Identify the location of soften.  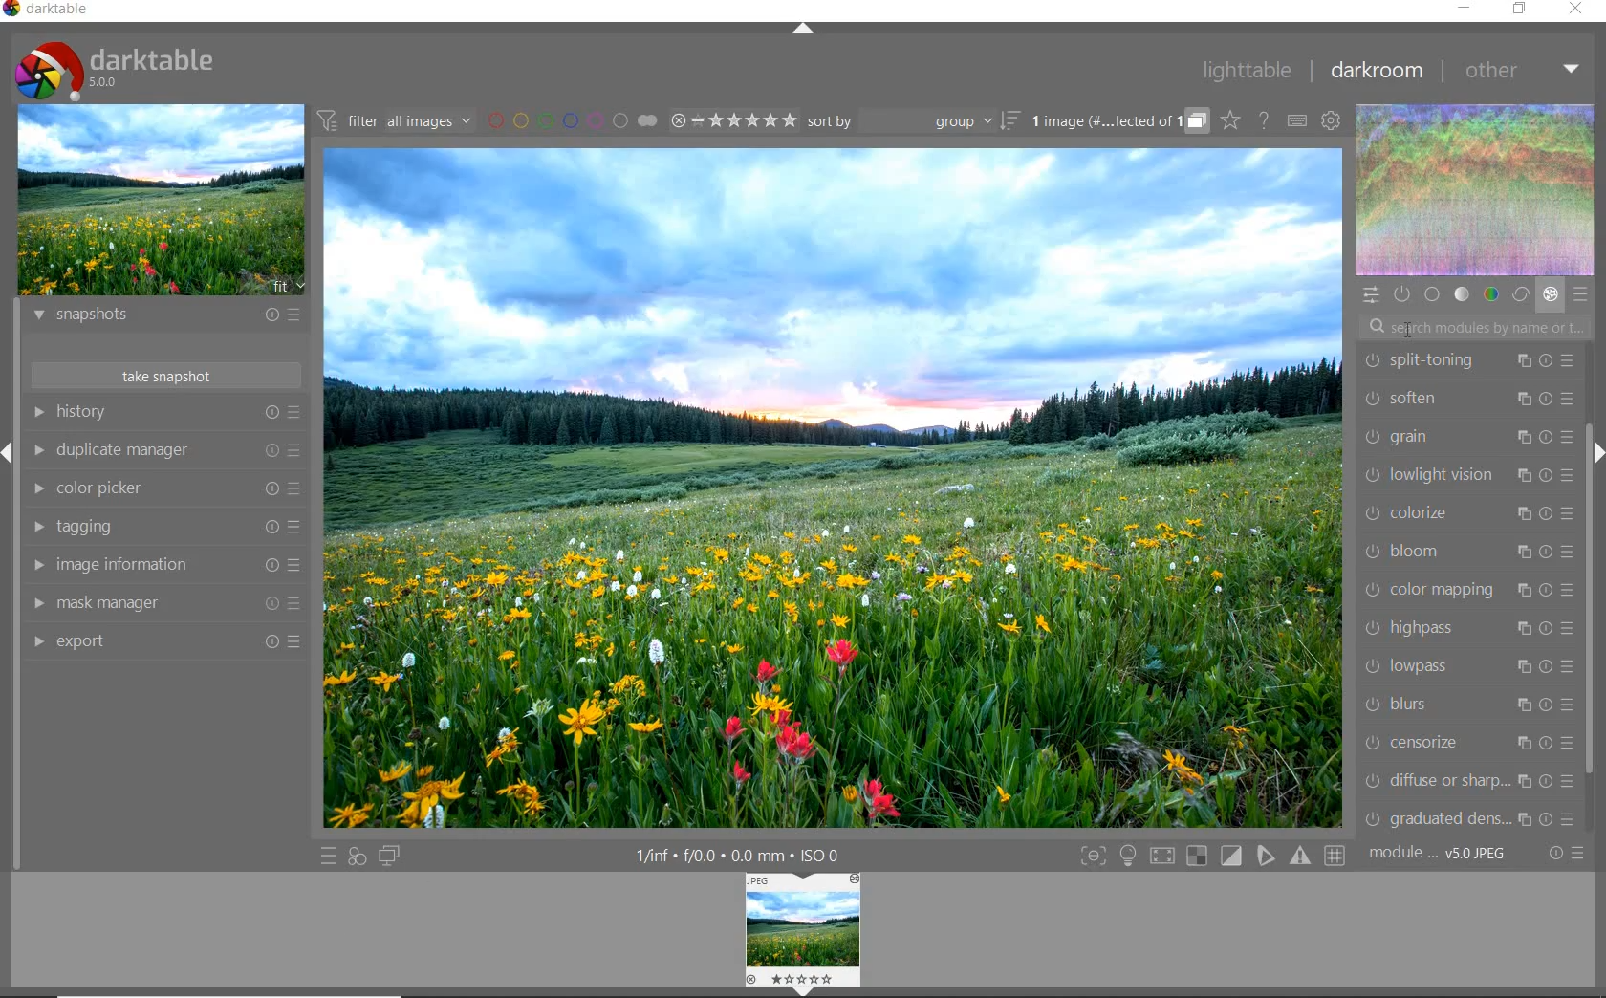
(1466, 398).